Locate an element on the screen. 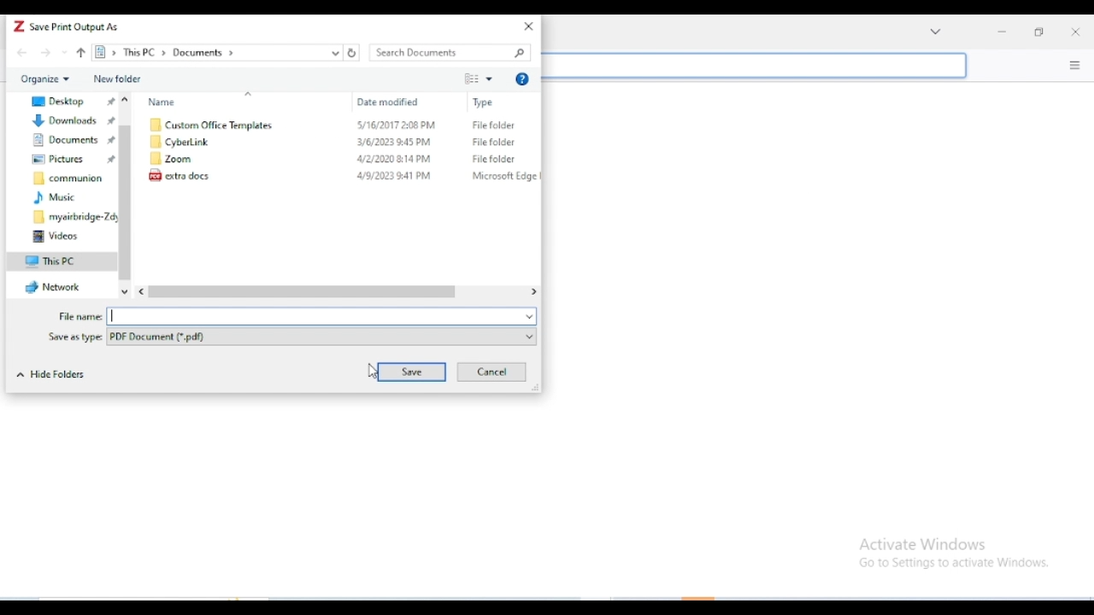 Image resolution: width=1094 pixels, height=615 pixels. Go to Settings to activate Windows. is located at coordinates (956, 564).